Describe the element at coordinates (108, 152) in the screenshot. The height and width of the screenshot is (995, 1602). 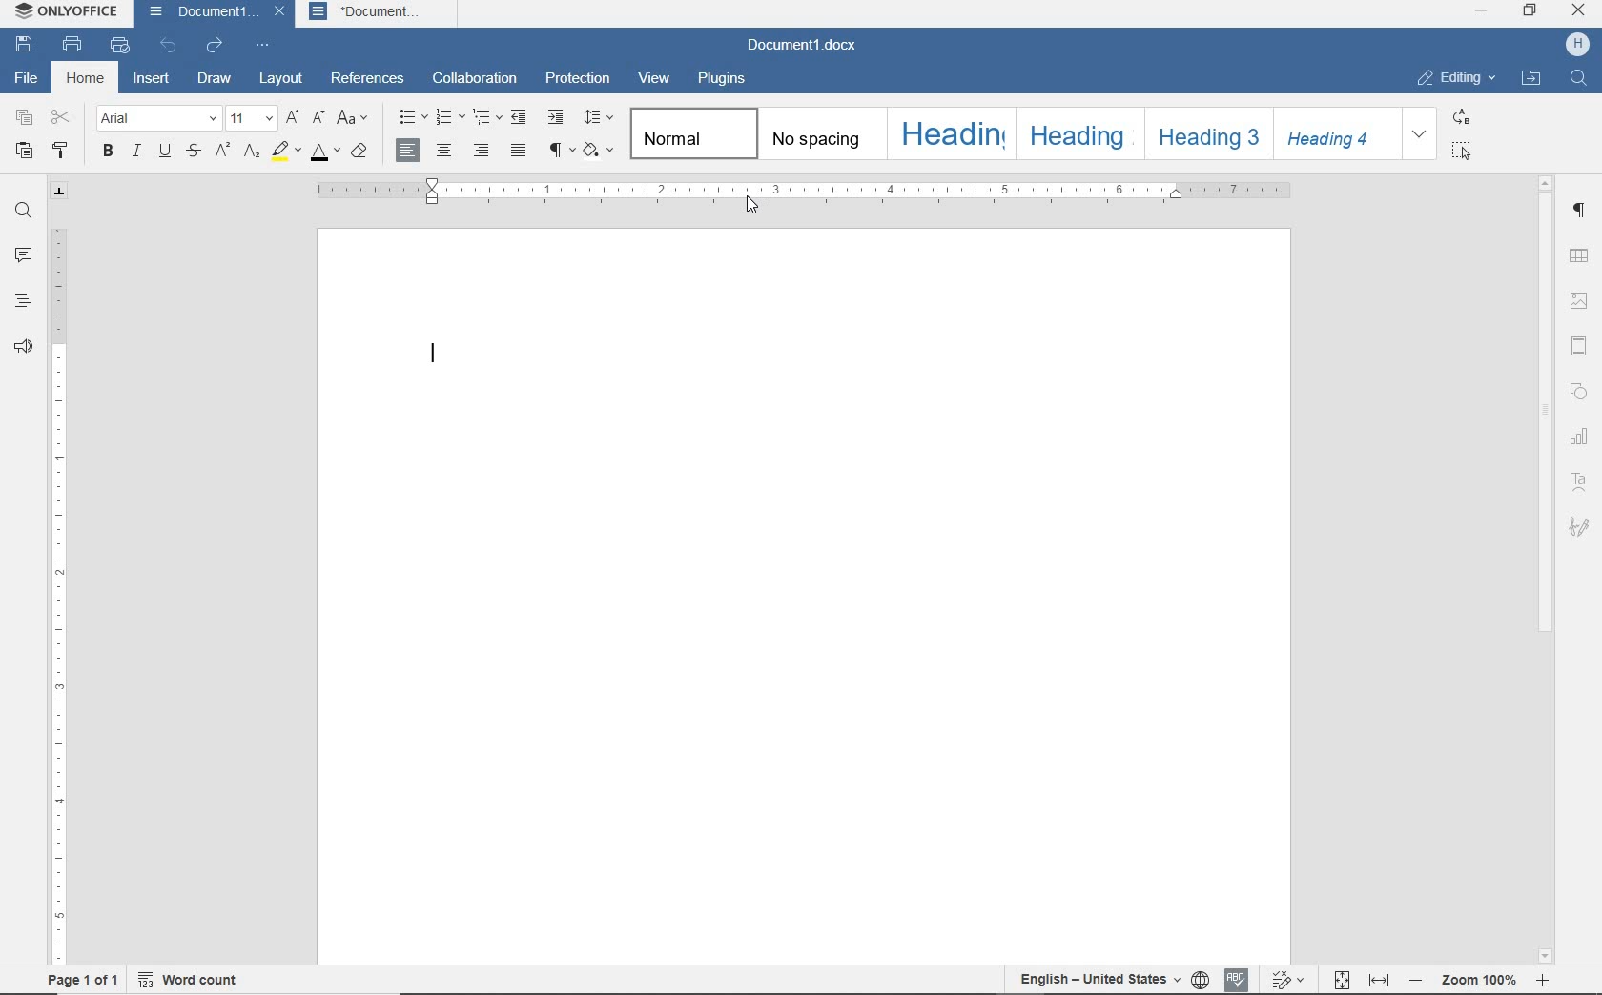
I see `BOLD` at that location.